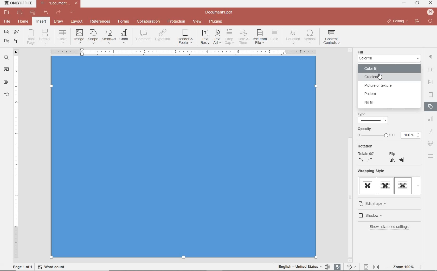 This screenshot has width=437, height=271. I want to click on paste, so click(6, 41).